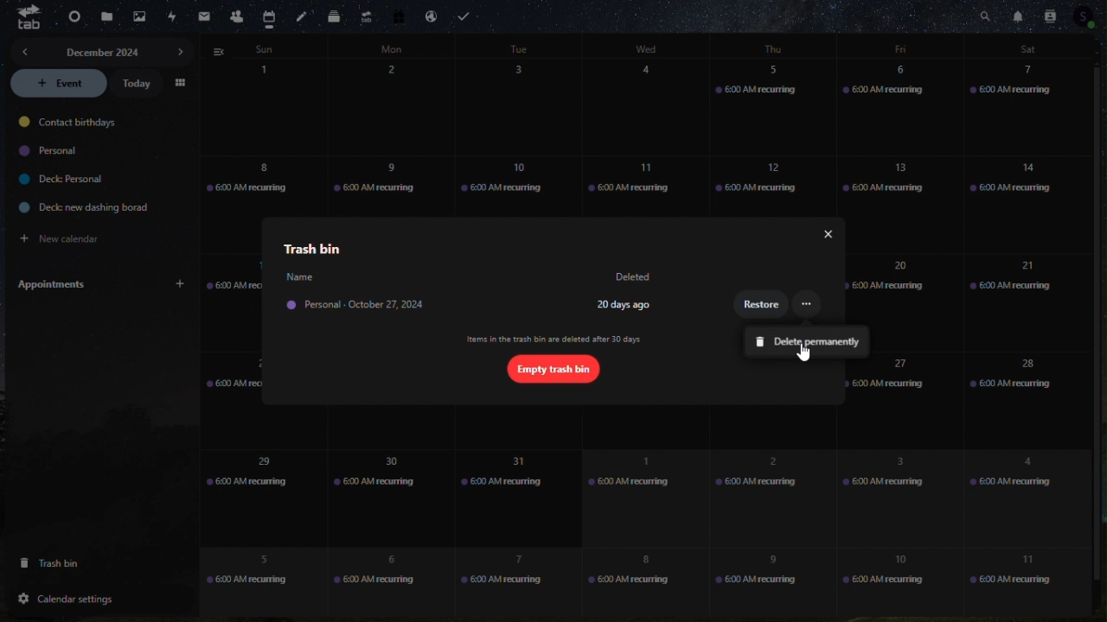  Describe the element at coordinates (432, 13) in the screenshot. I see `Email hosting` at that location.